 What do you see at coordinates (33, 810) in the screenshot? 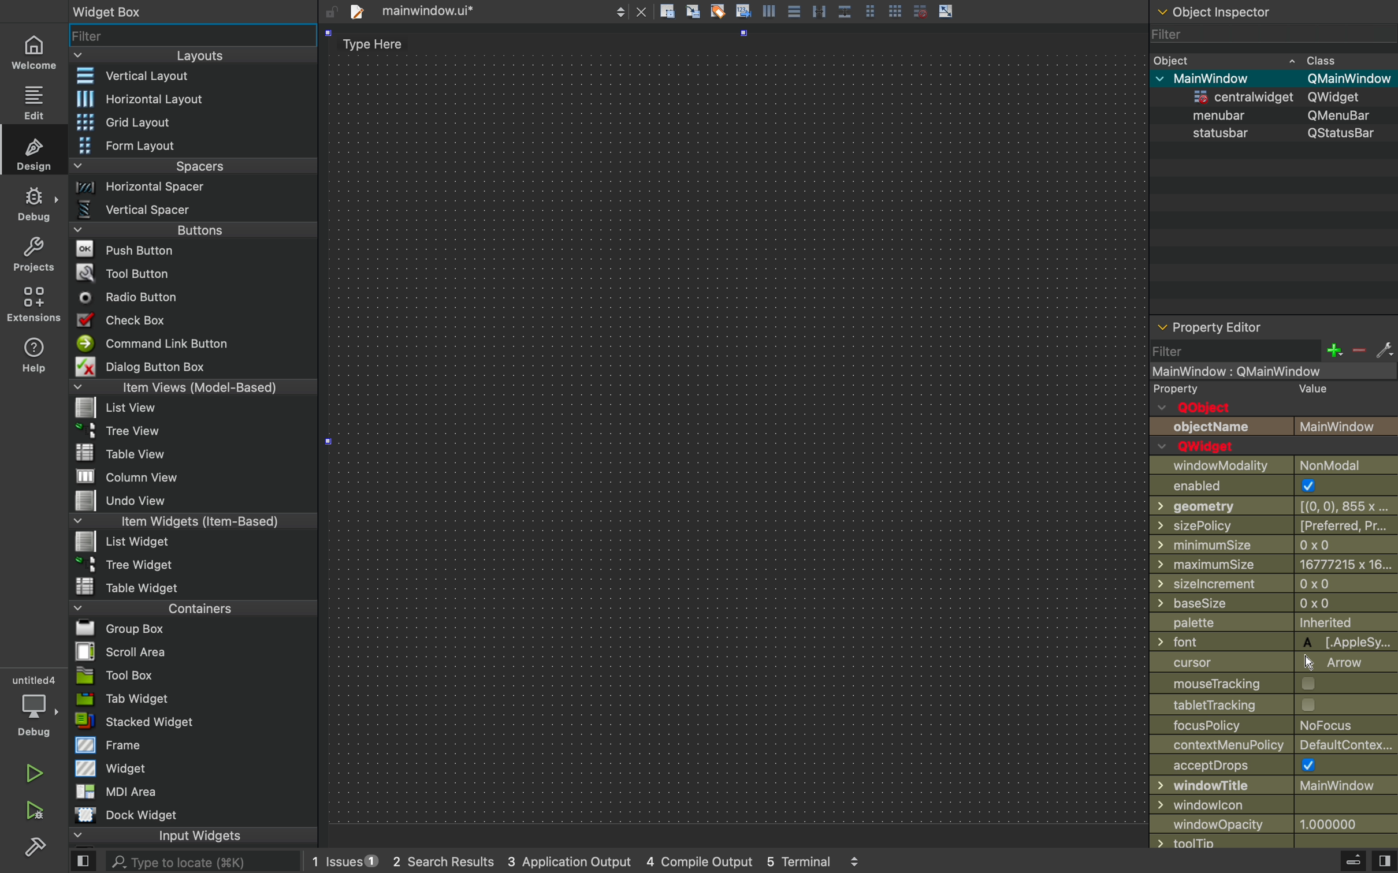
I see `build and run` at bounding box center [33, 810].